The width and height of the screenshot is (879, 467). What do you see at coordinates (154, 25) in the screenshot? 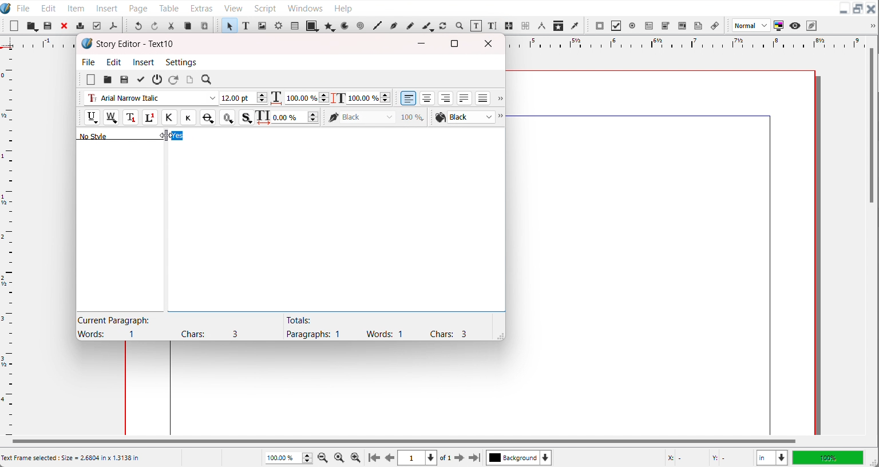
I see `Redo` at bounding box center [154, 25].